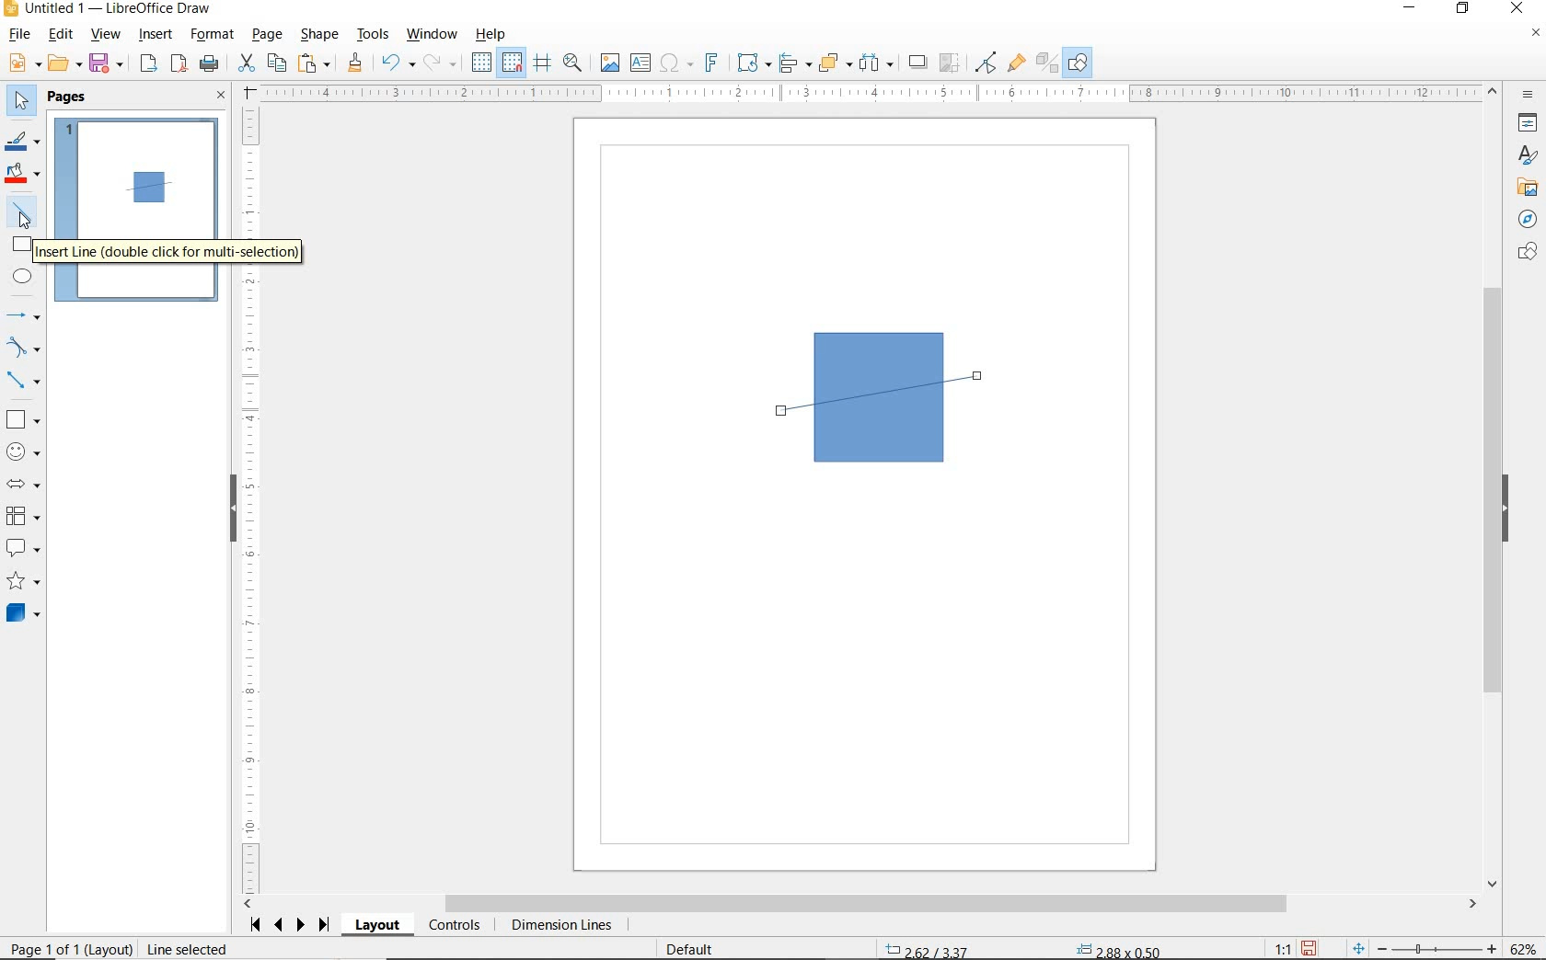  Describe the element at coordinates (149, 187) in the screenshot. I see `LINE ADDED` at that location.